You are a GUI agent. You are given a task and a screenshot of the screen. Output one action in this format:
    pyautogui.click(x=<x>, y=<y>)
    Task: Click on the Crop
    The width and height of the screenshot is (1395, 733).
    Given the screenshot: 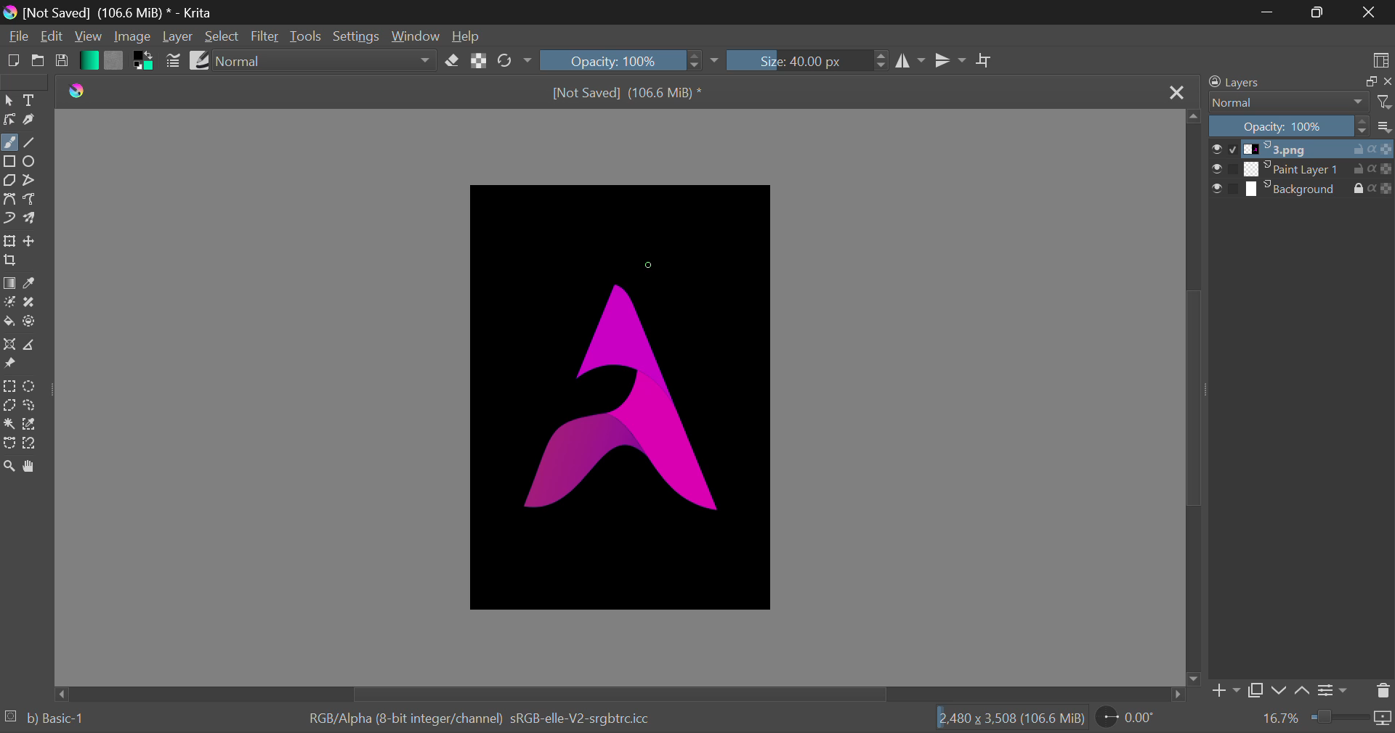 What is the action you would take?
    pyautogui.click(x=982, y=60)
    